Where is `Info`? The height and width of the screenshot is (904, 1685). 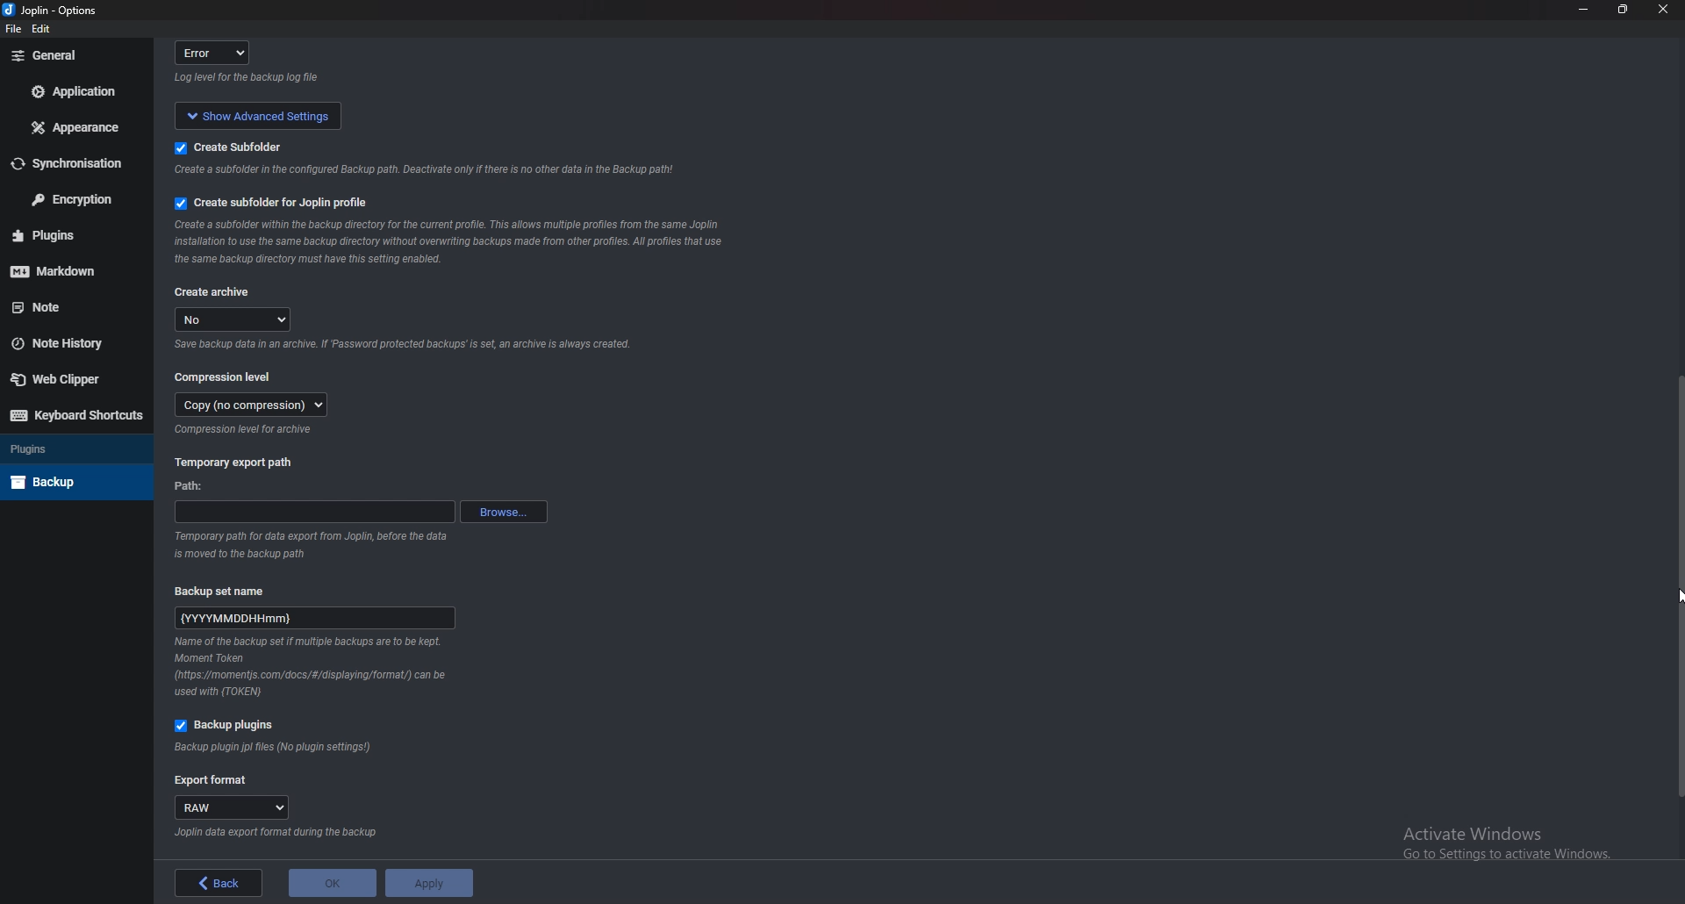 Info is located at coordinates (275, 748).